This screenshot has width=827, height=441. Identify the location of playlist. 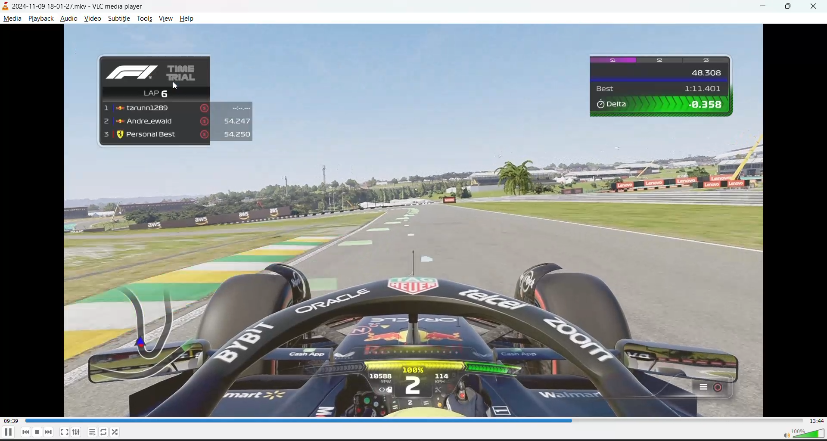
(91, 432).